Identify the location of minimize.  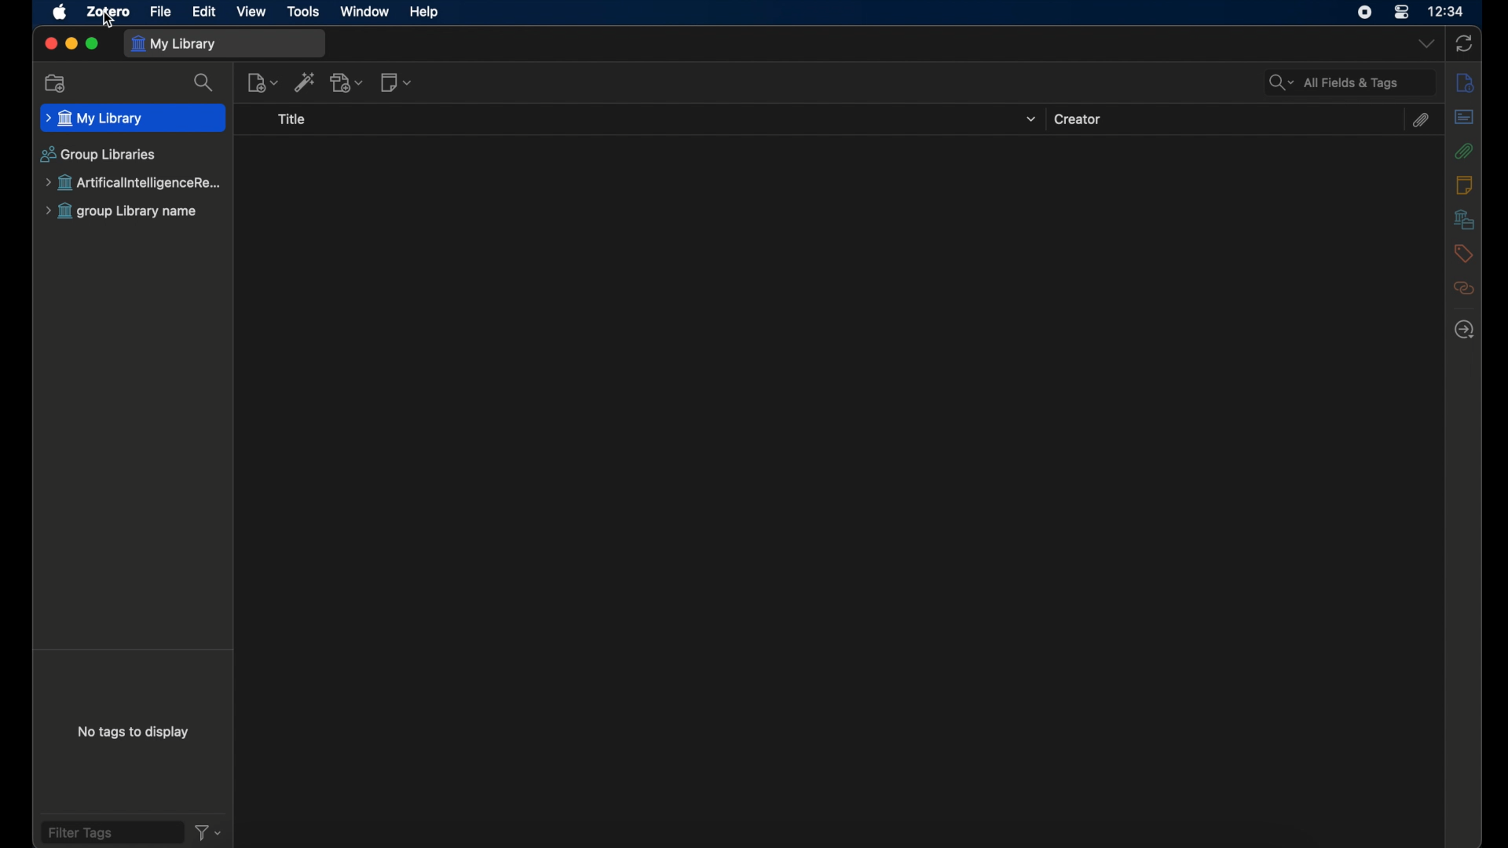
(71, 43).